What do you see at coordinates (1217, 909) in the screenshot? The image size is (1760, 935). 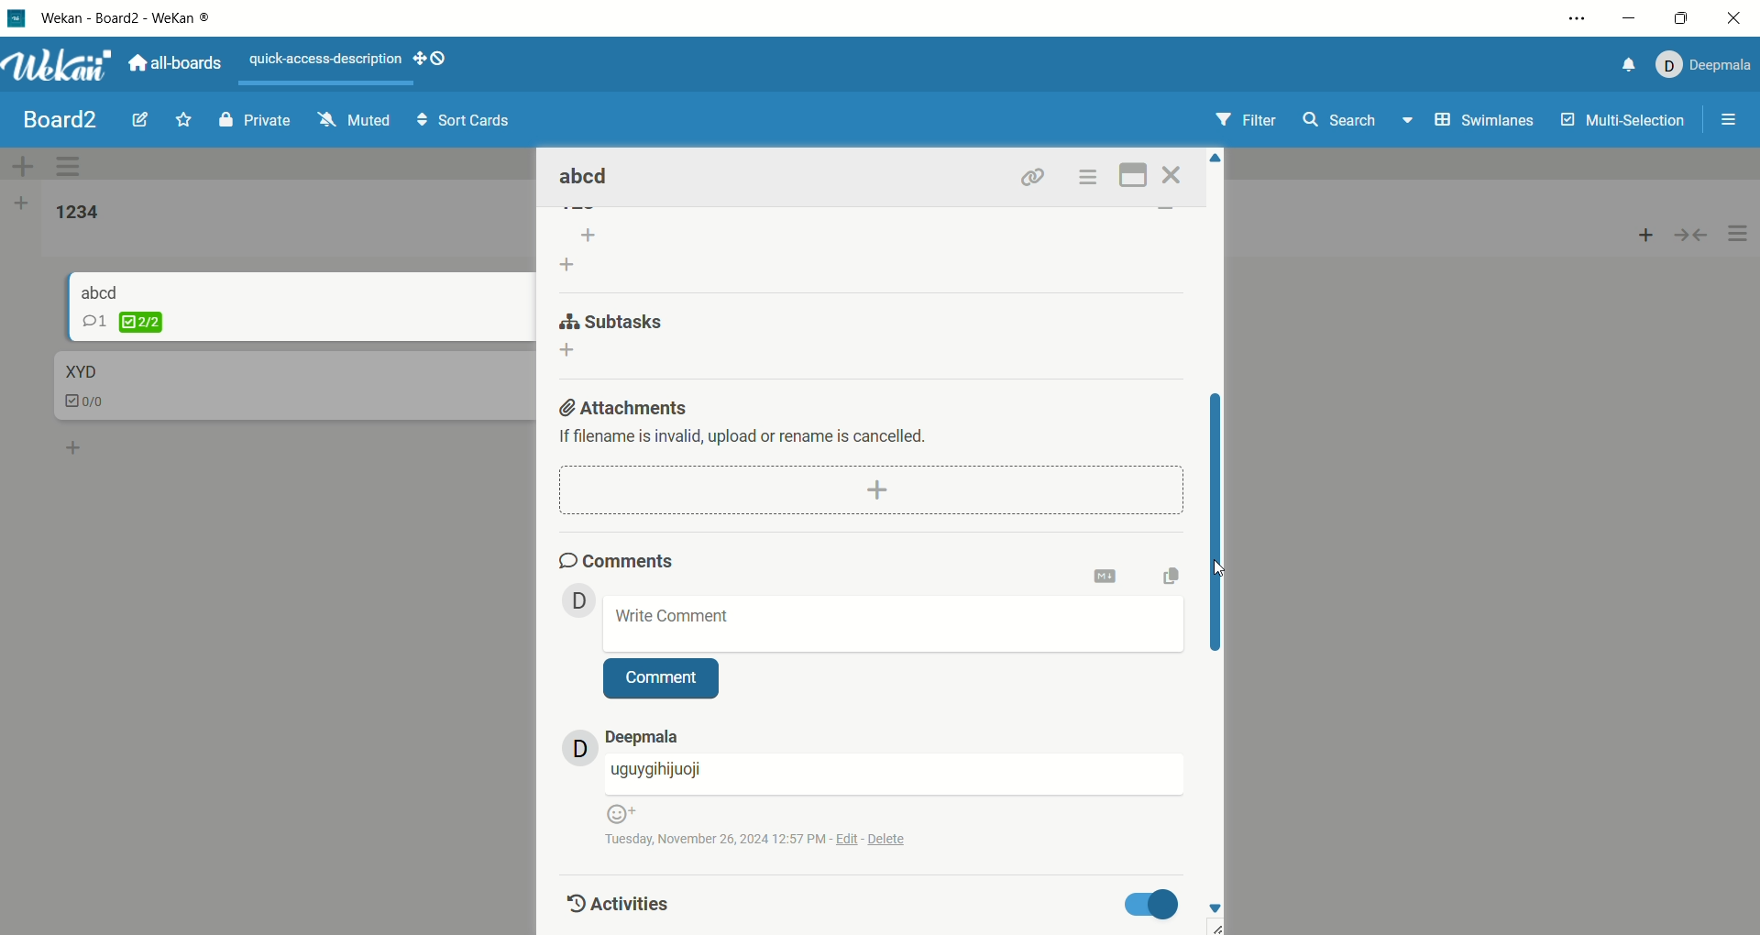 I see `down` at bounding box center [1217, 909].